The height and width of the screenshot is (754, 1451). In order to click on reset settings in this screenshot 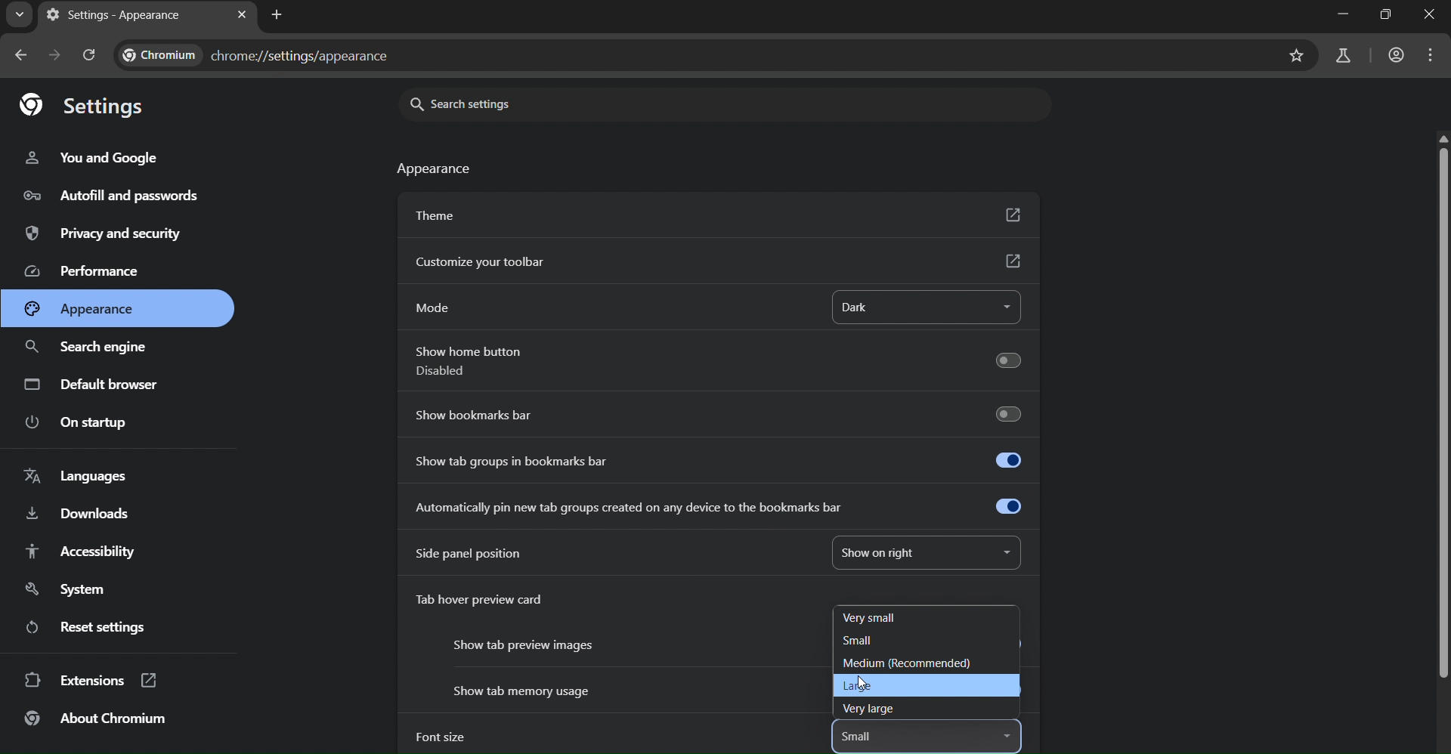, I will do `click(85, 627)`.